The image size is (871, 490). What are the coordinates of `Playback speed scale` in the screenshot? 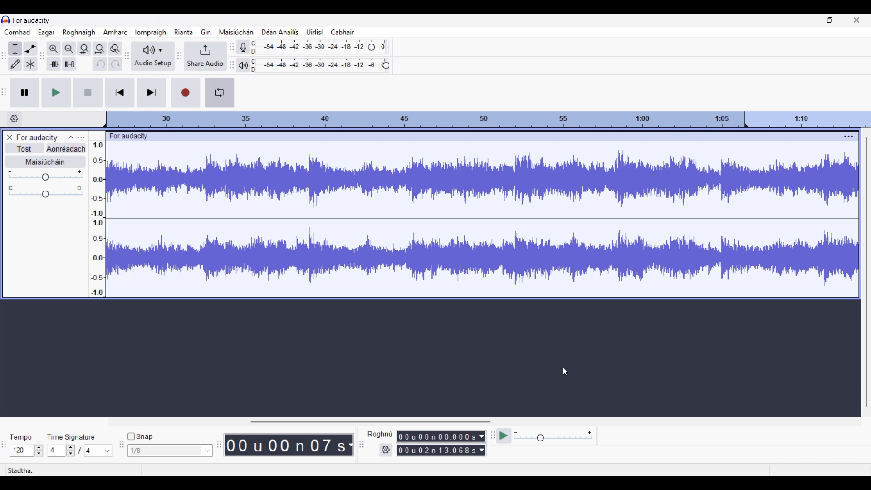 It's located at (560, 436).